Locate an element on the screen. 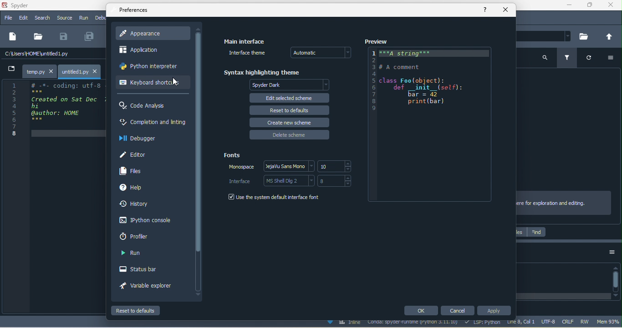  main interface is located at coordinates (245, 40).